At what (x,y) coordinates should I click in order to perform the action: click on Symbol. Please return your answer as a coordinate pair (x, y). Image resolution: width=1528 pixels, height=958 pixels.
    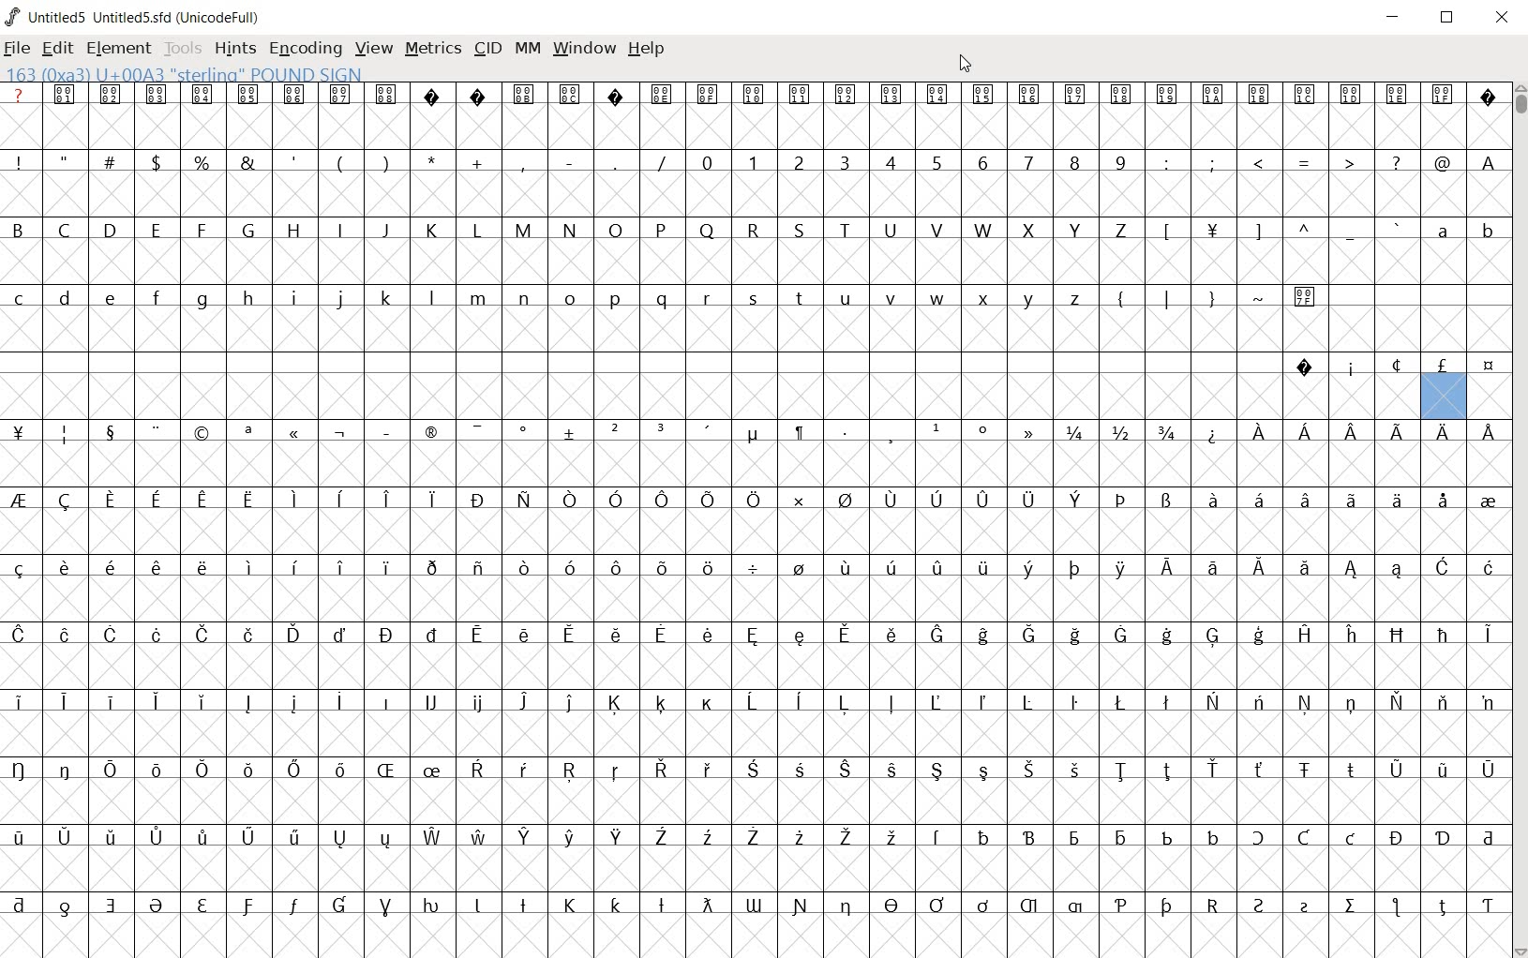
    Looking at the image, I should click on (157, 93).